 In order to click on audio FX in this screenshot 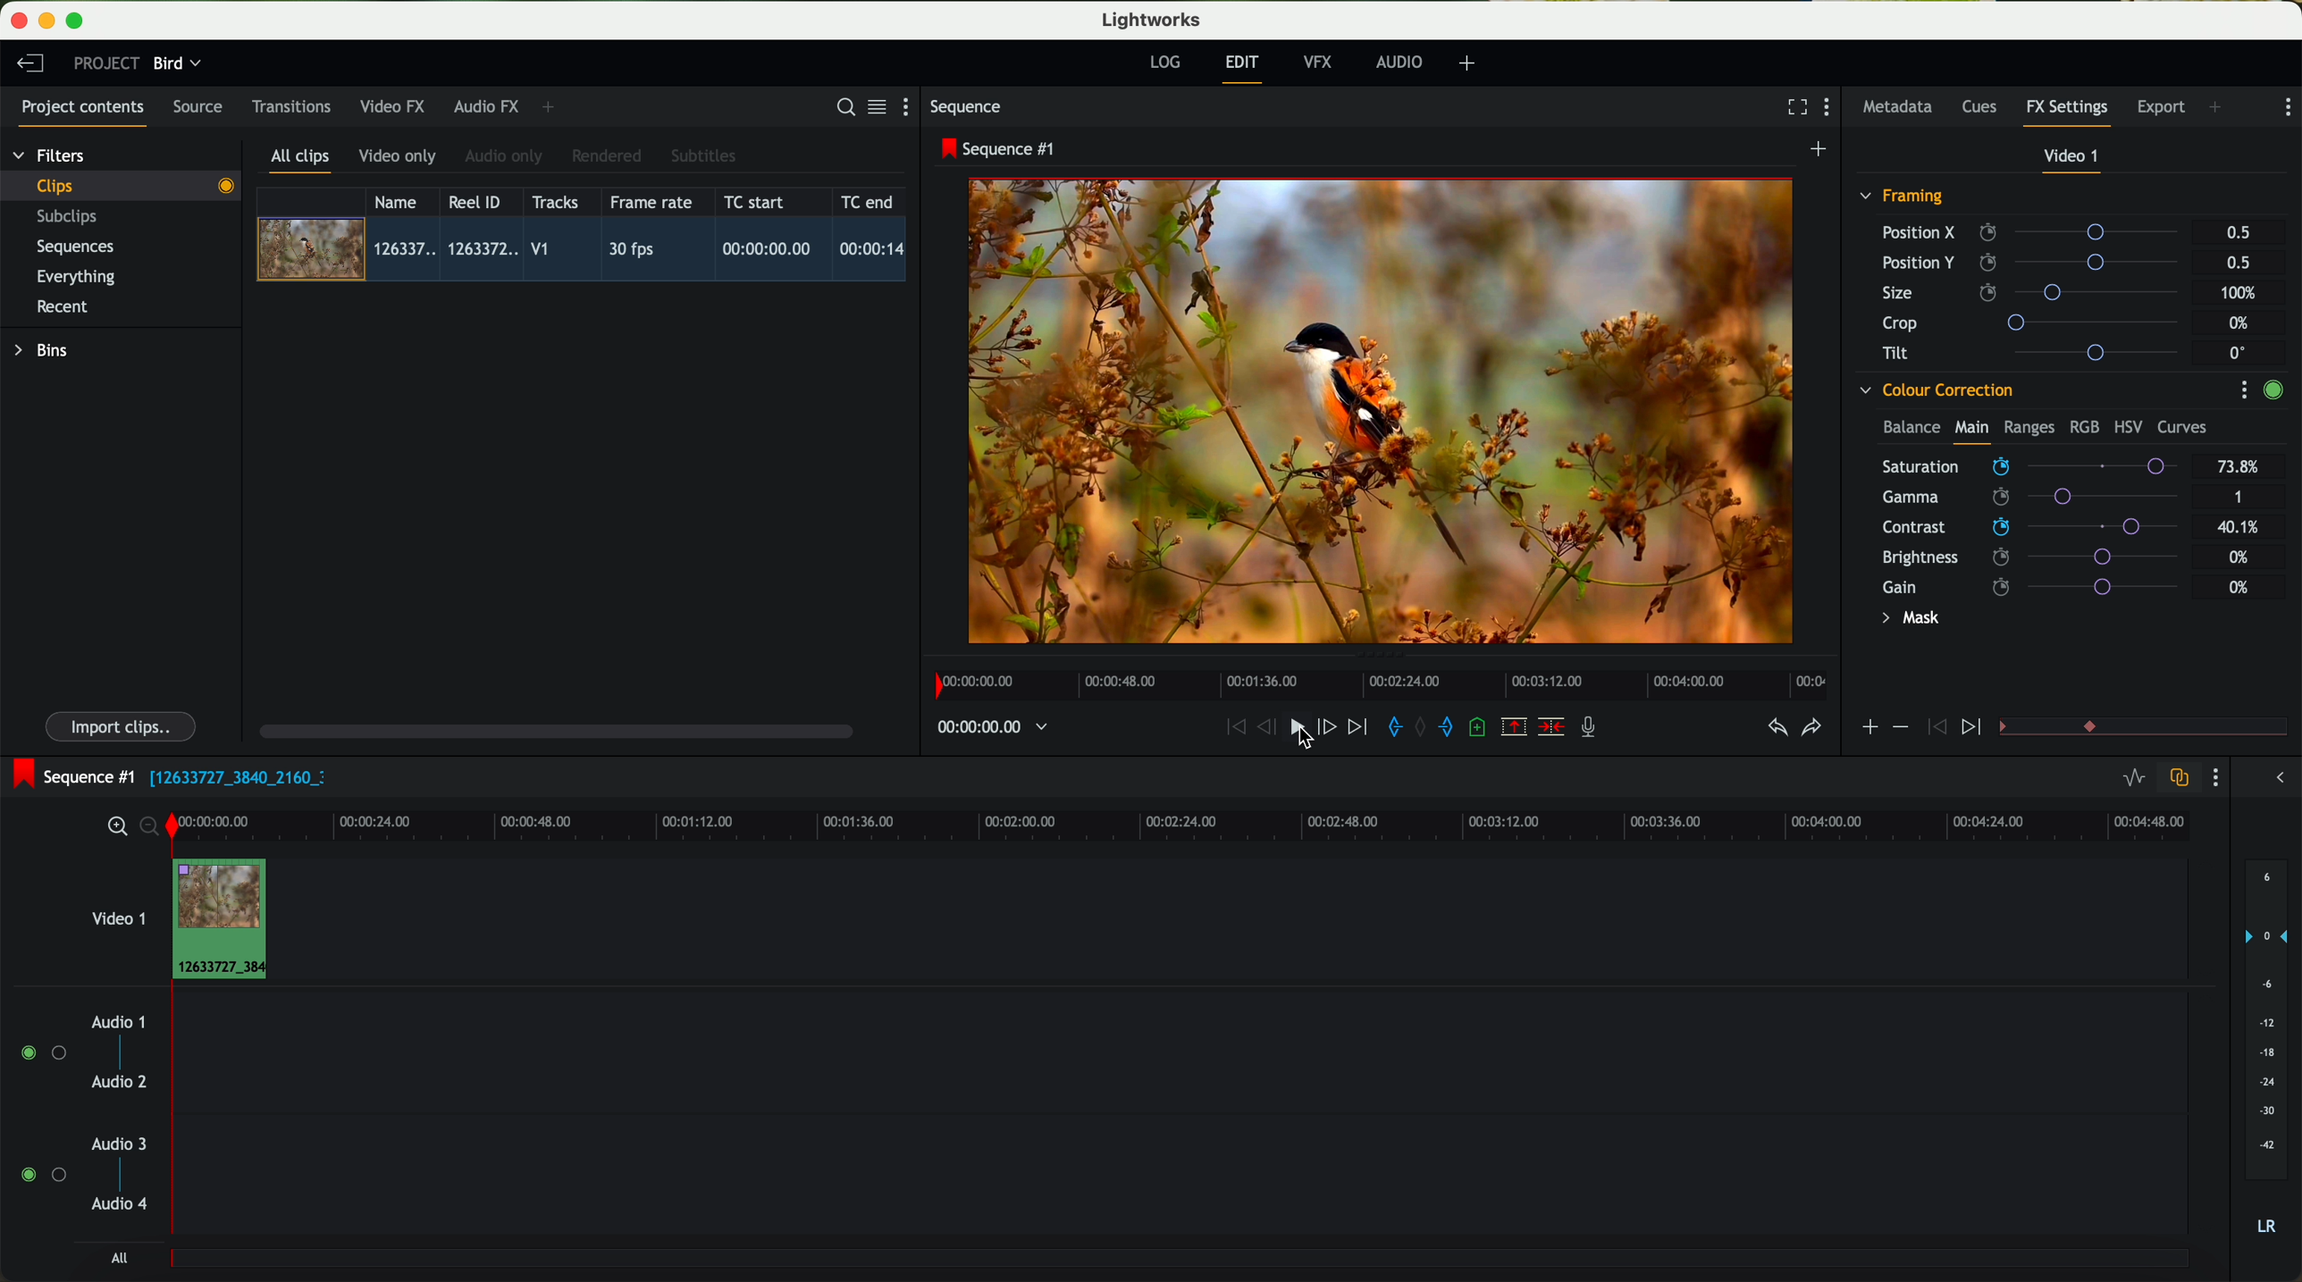, I will do `click(487, 105)`.